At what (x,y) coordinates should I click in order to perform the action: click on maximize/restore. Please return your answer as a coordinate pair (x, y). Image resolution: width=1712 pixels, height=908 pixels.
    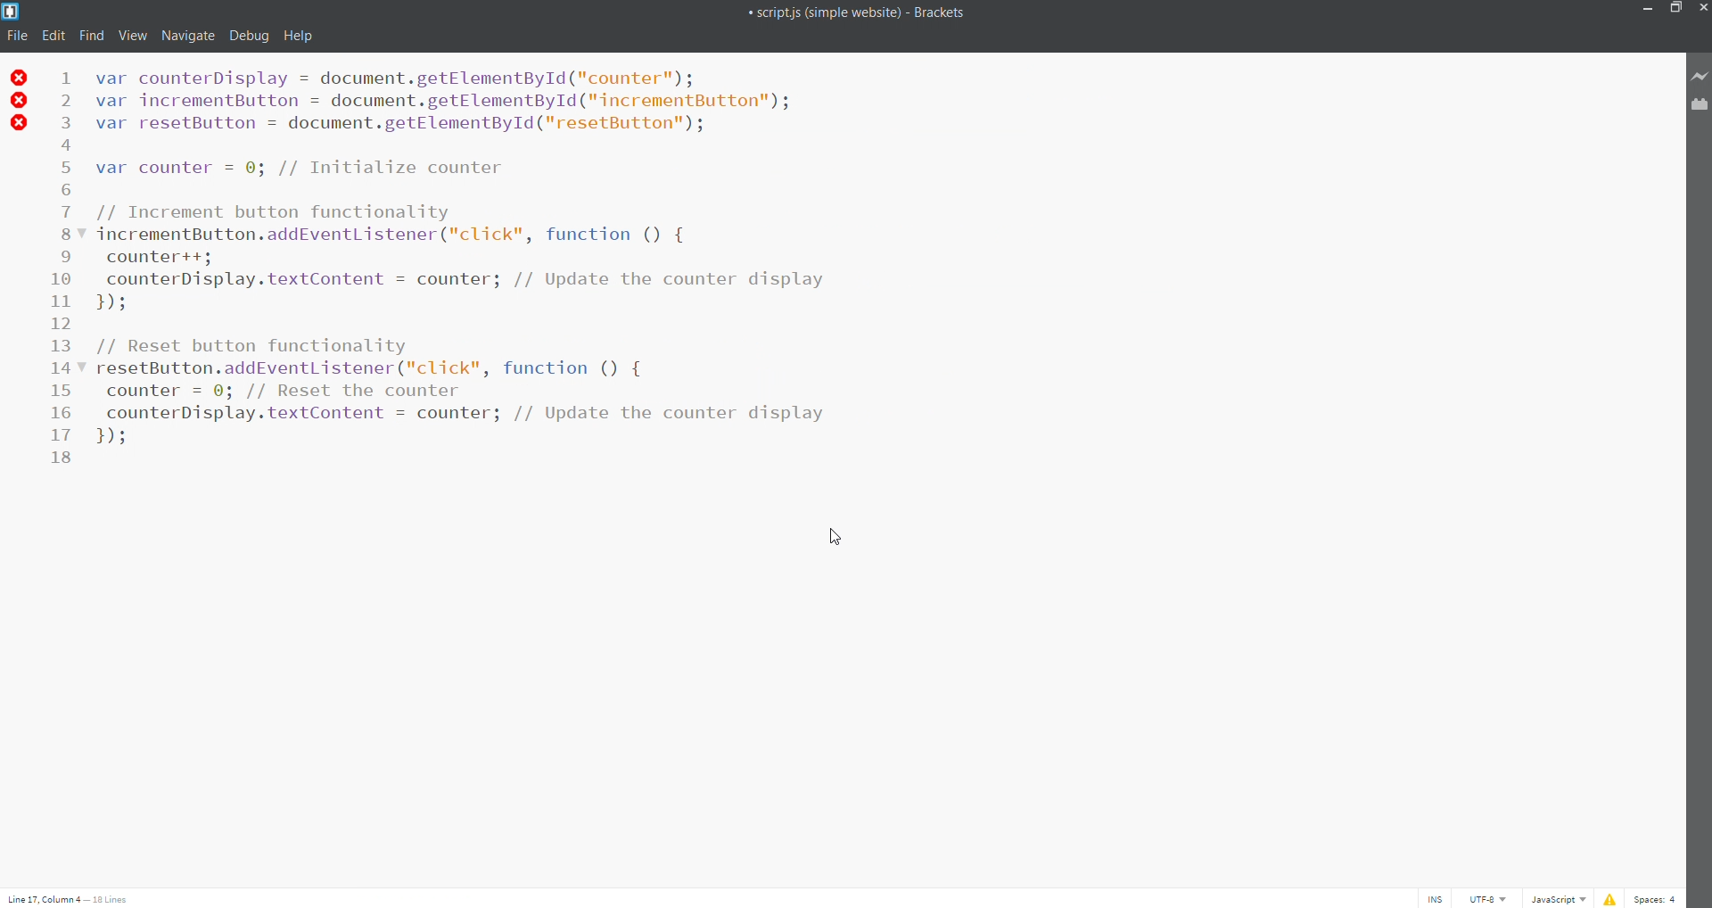
    Looking at the image, I should click on (1675, 9).